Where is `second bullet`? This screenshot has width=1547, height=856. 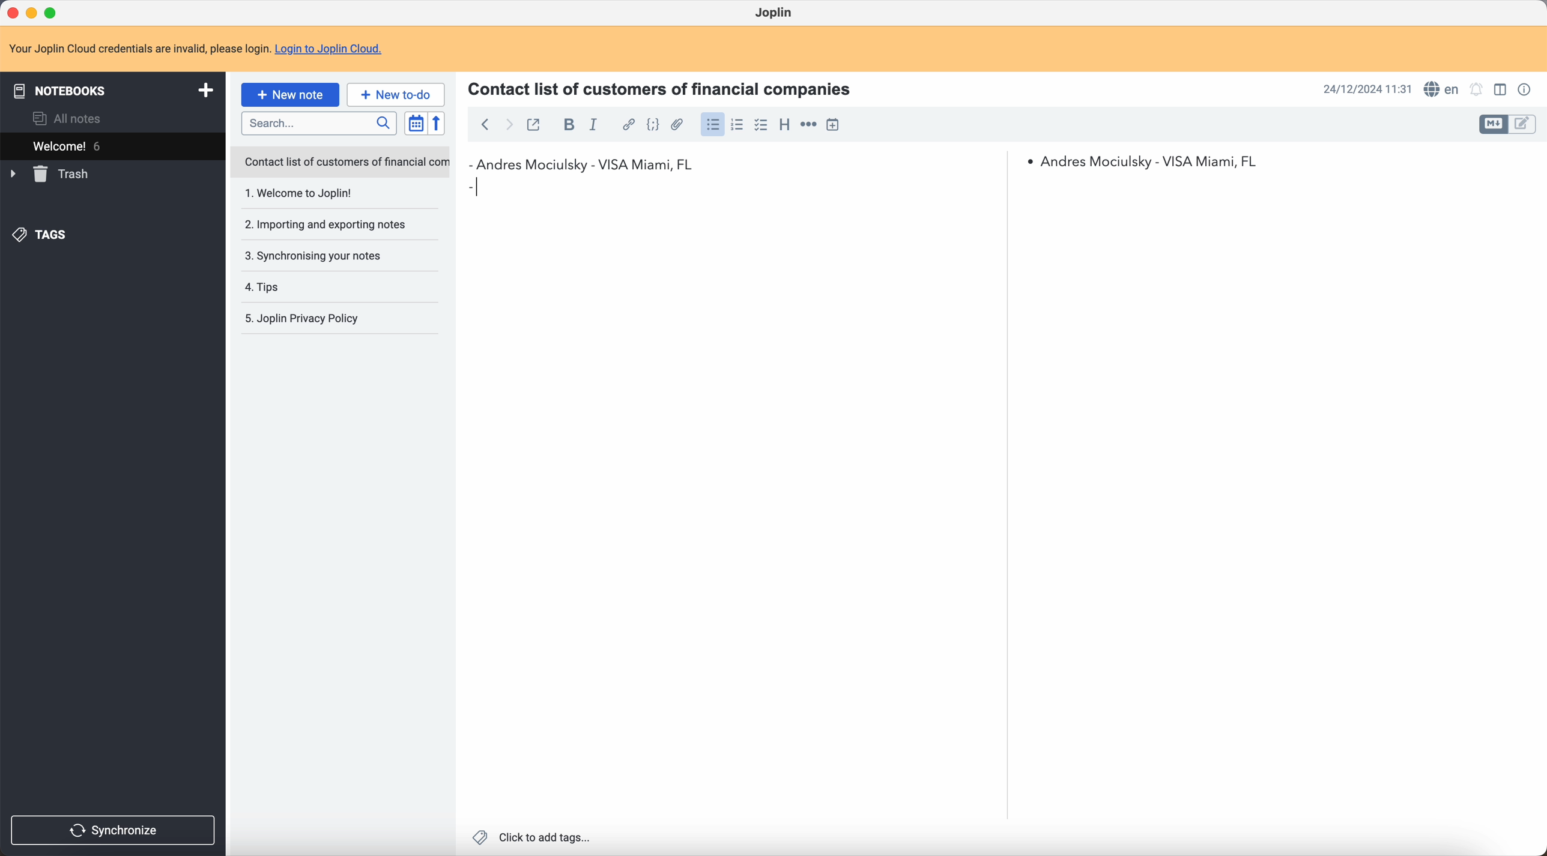
second bullet is located at coordinates (473, 185).